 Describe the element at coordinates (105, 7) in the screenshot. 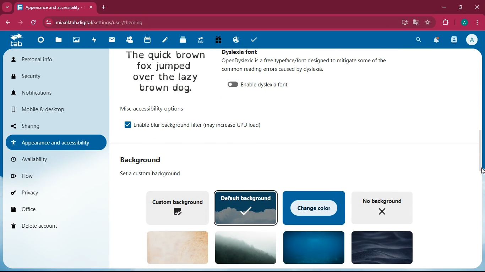

I see `add tab` at that location.